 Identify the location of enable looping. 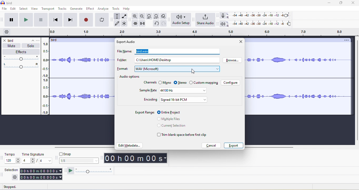
(102, 20).